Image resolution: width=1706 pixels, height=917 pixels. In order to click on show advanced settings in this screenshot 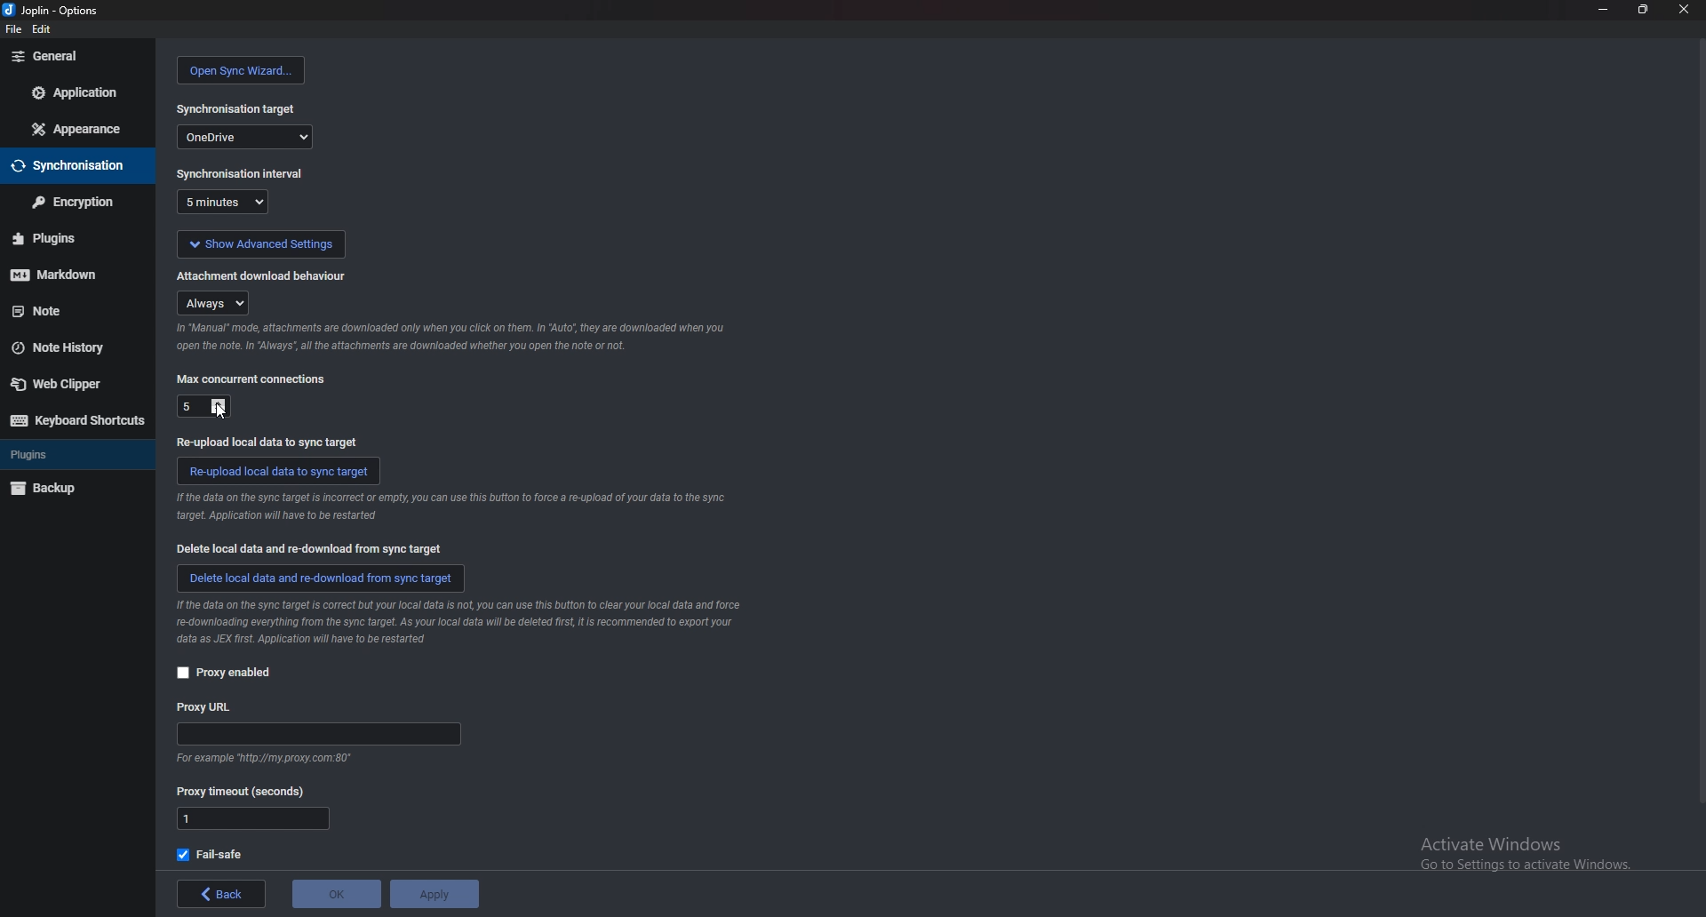, I will do `click(261, 243)`.